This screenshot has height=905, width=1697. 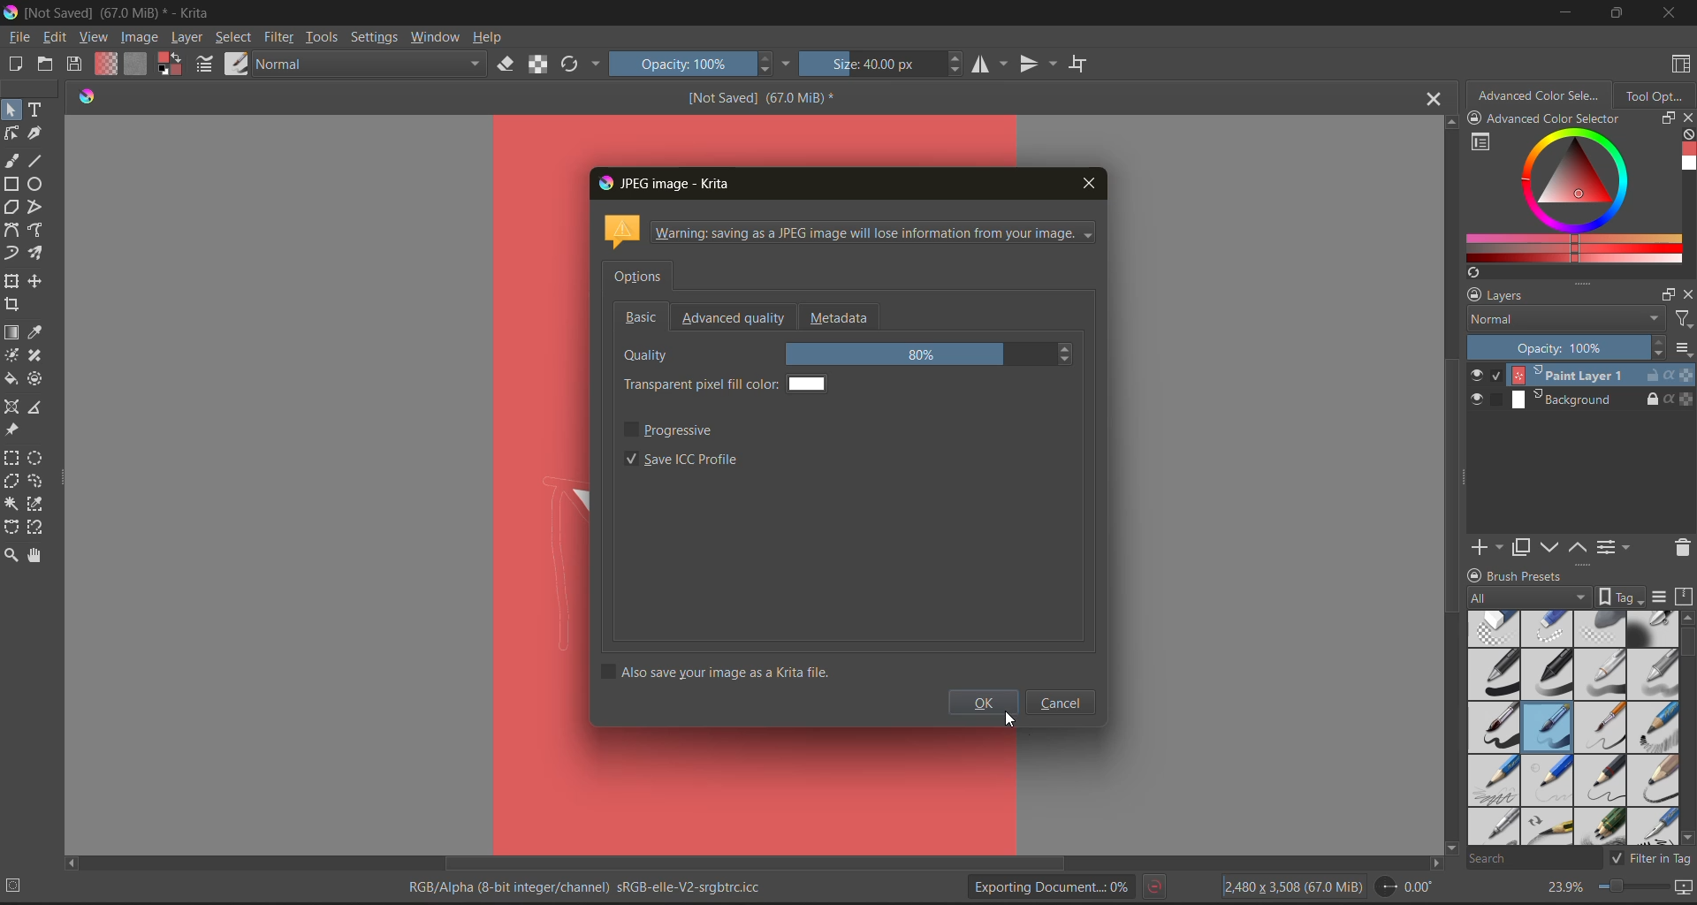 I want to click on tools, so click(x=39, y=459).